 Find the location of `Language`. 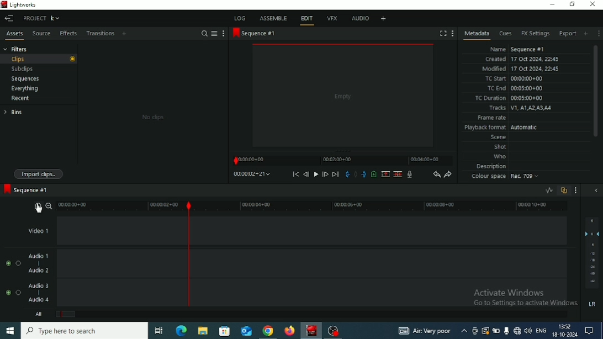

Language is located at coordinates (541, 330).